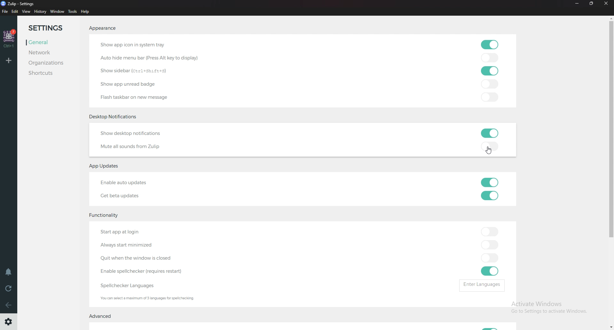  Describe the element at coordinates (134, 45) in the screenshot. I see `Show app icon in system tray` at that location.